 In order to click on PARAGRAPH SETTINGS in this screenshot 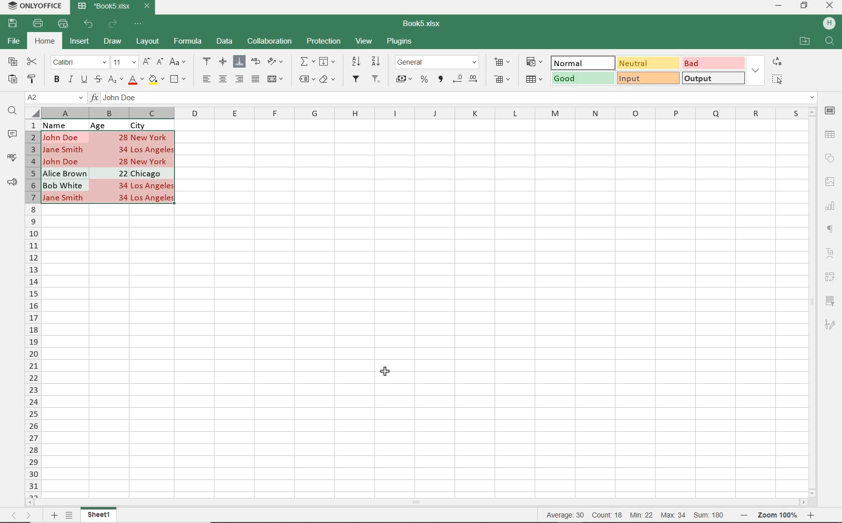, I will do `click(830, 229)`.